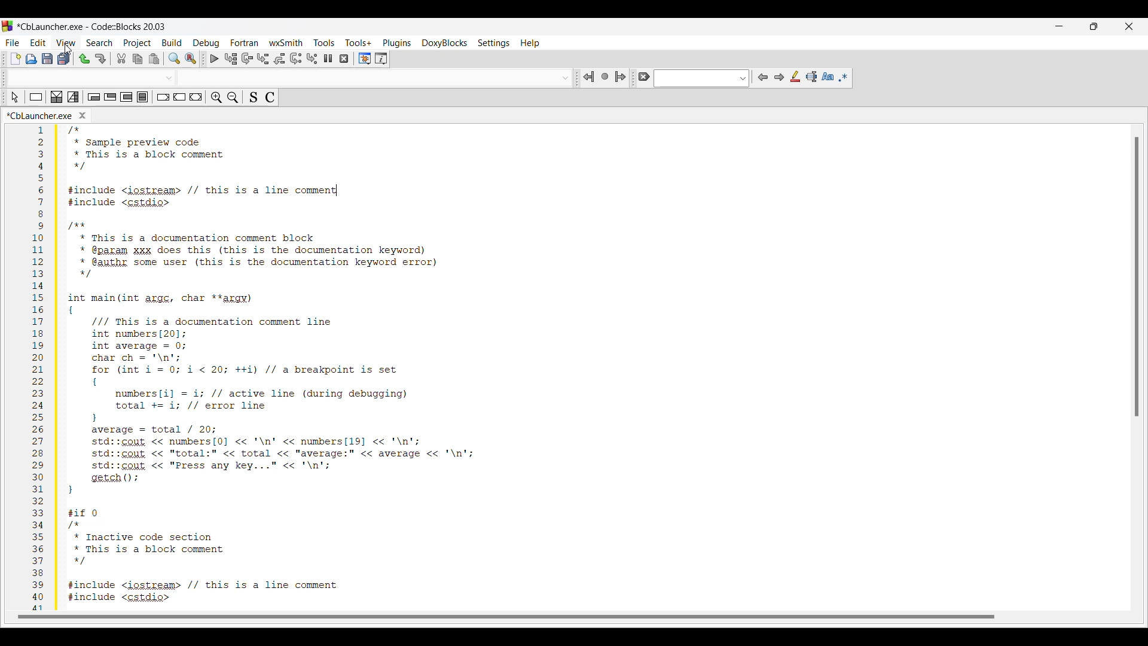 The height and width of the screenshot is (646, 1148). I want to click on Run to cursor, so click(231, 59).